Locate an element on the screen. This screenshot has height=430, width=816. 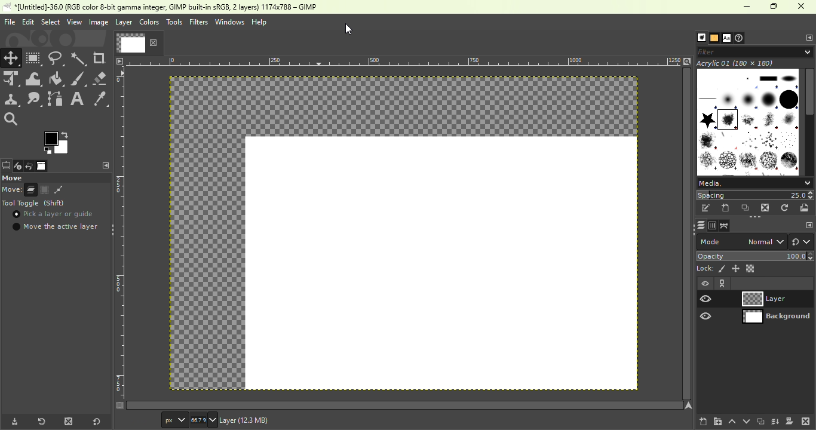
Channels is located at coordinates (711, 226).